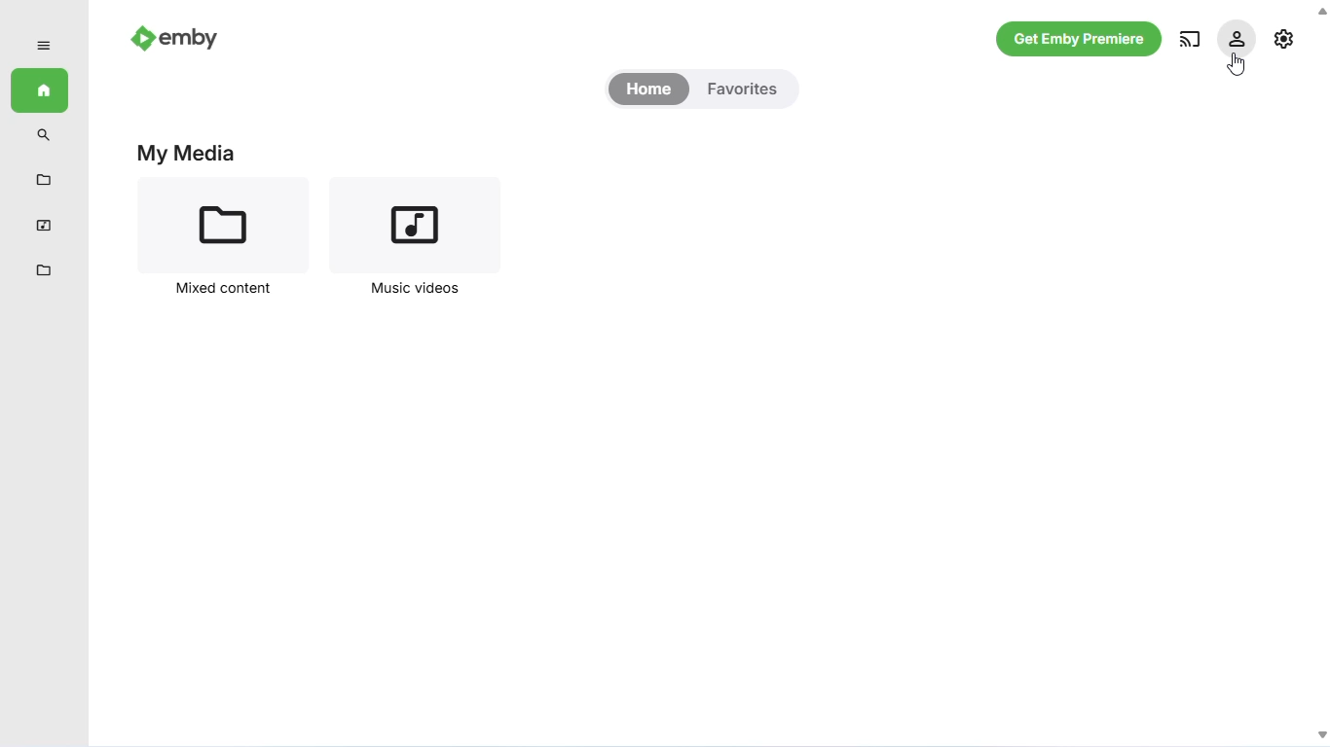 Image resolution: width=1330 pixels, height=747 pixels. Describe the element at coordinates (226, 238) in the screenshot. I see `mixed content` at that location.